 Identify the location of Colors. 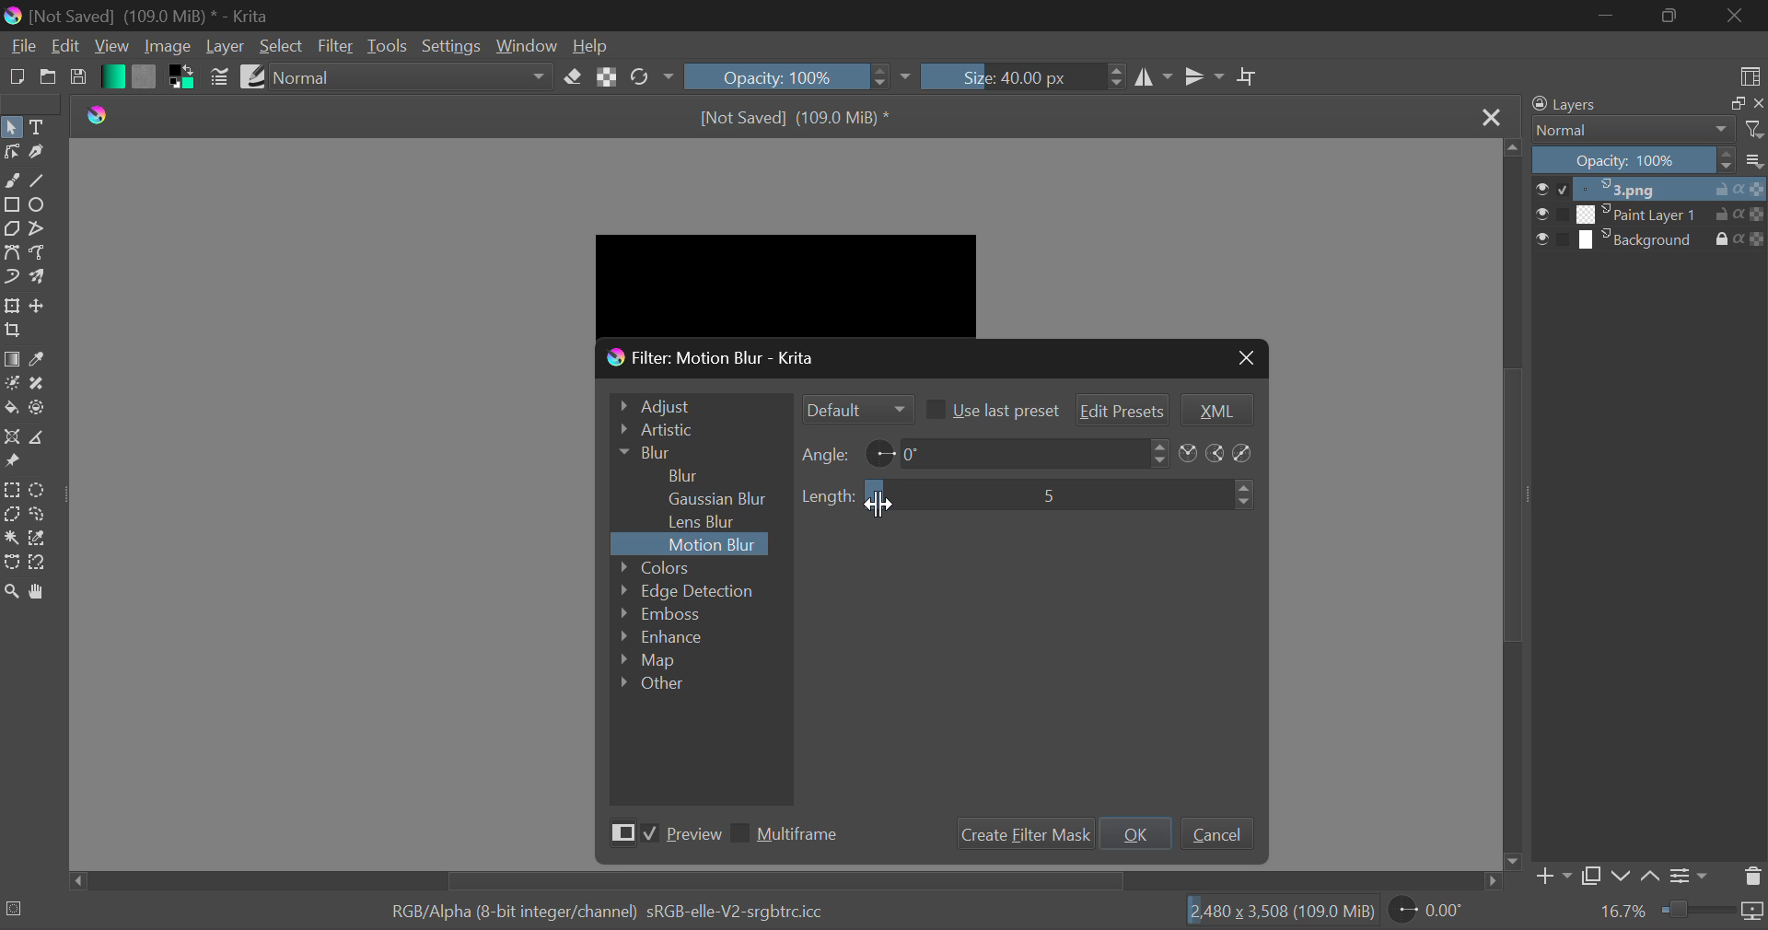
(680, 566).